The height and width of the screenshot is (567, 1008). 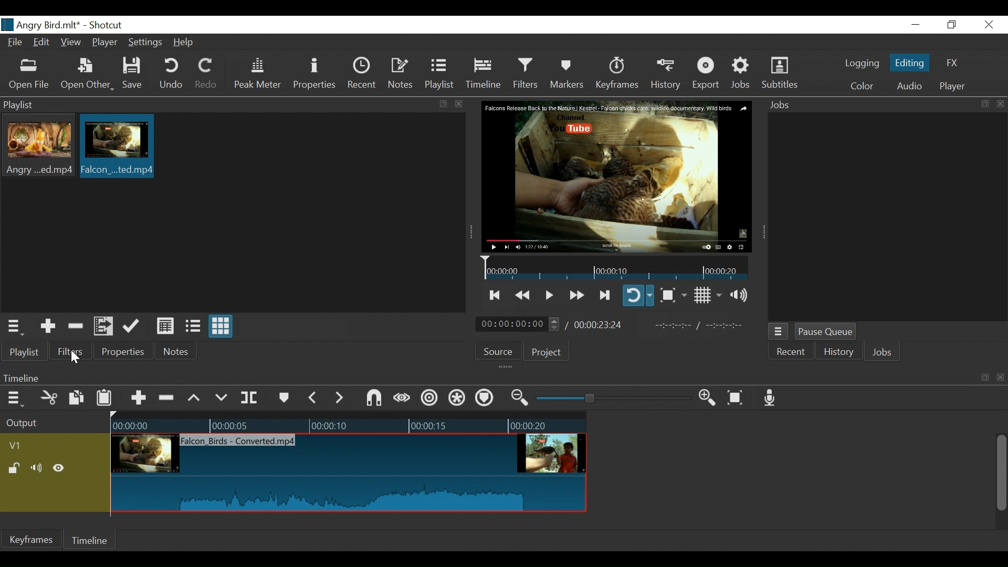 I want to click on Keyframes, so click(x=31, y=539).